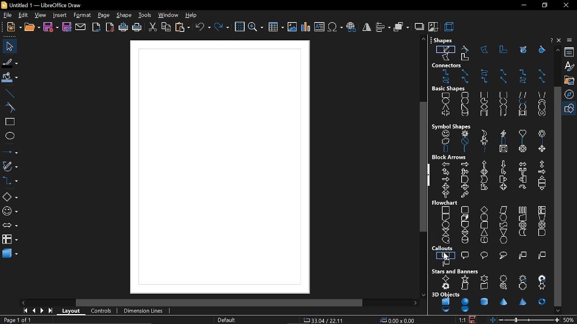 This screenshot has height=324, width=577. What do you see at coordinates (465, 180) in the screenshot?
I see `pentagon` at bounding box center [465, 180].